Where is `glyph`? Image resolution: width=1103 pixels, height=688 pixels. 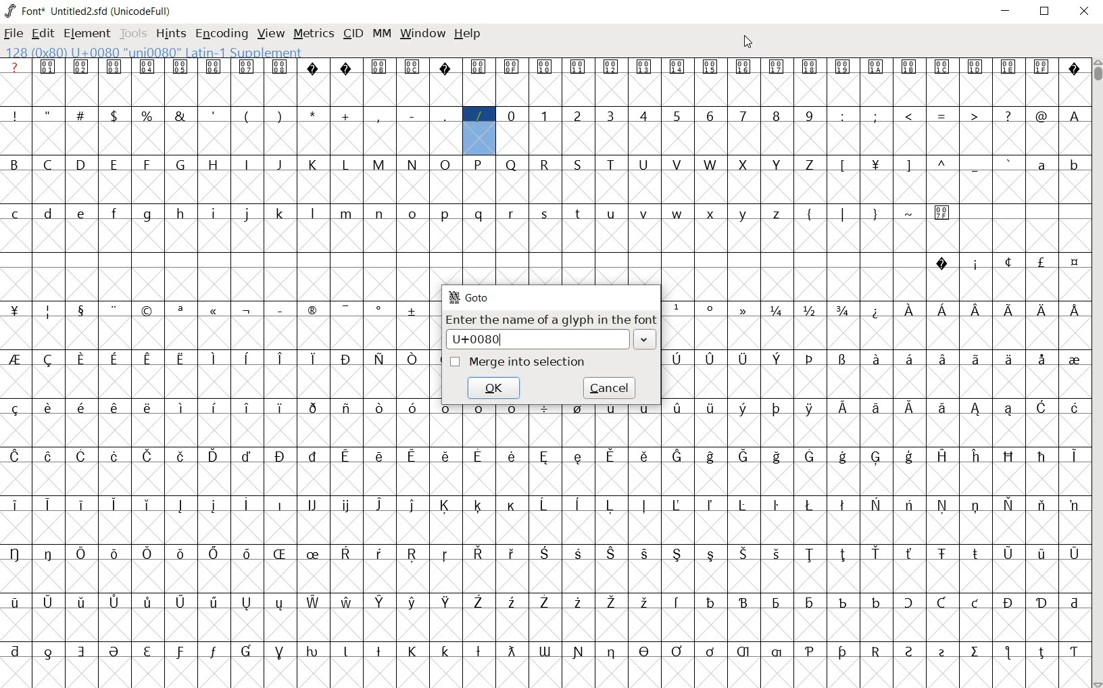
glyph is located at coordinates (413, 456).